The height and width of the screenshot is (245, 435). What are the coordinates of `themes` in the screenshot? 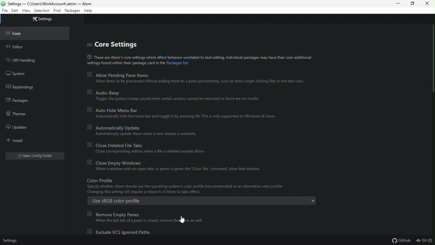 It's located at (17, 113).